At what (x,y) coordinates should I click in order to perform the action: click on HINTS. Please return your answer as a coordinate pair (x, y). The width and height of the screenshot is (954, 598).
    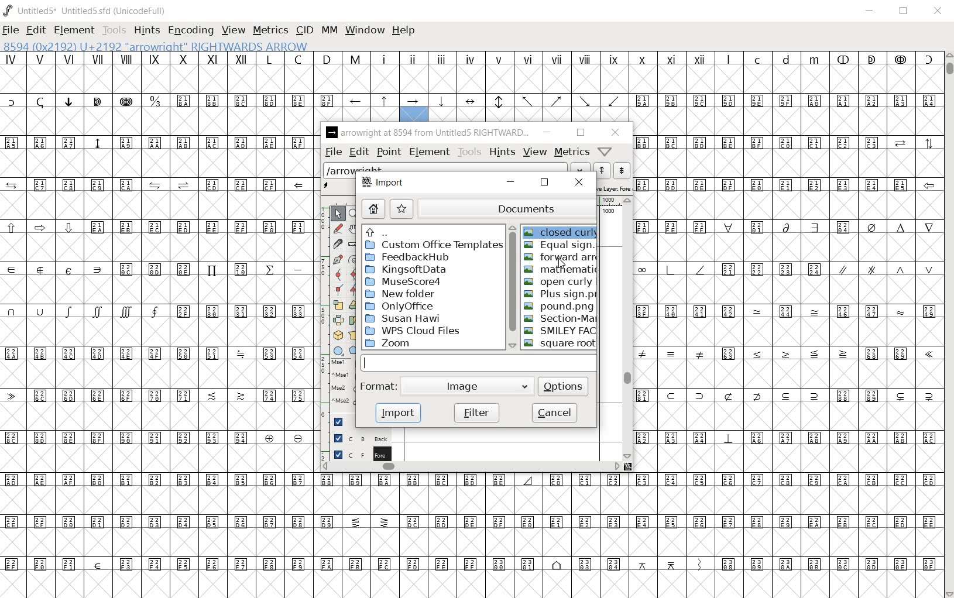
    Looking at the image, I should click on (145, 30).